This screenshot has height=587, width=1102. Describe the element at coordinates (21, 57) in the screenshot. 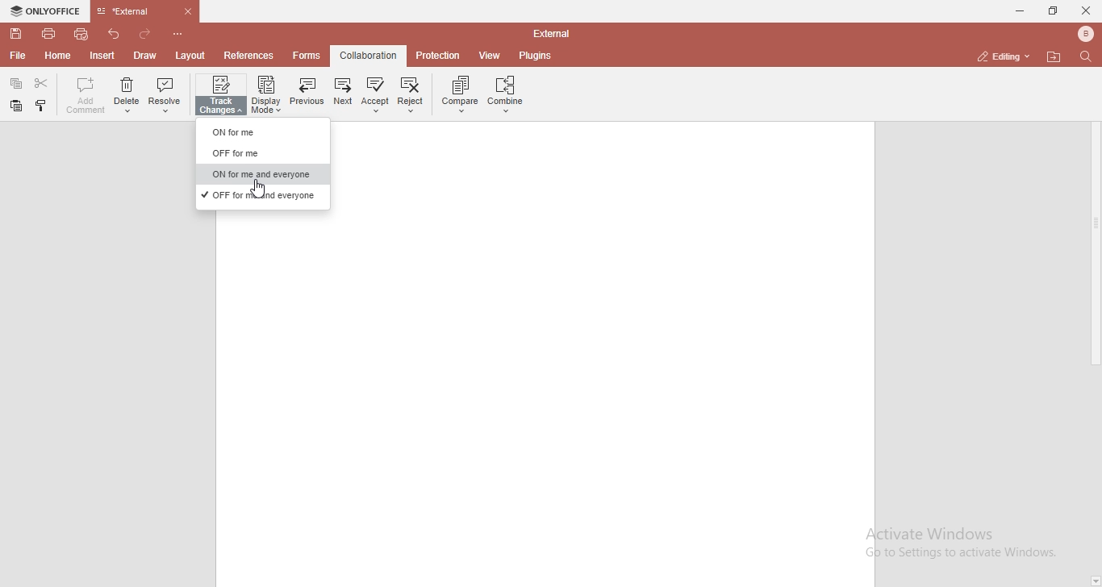

I see `file` at that location.